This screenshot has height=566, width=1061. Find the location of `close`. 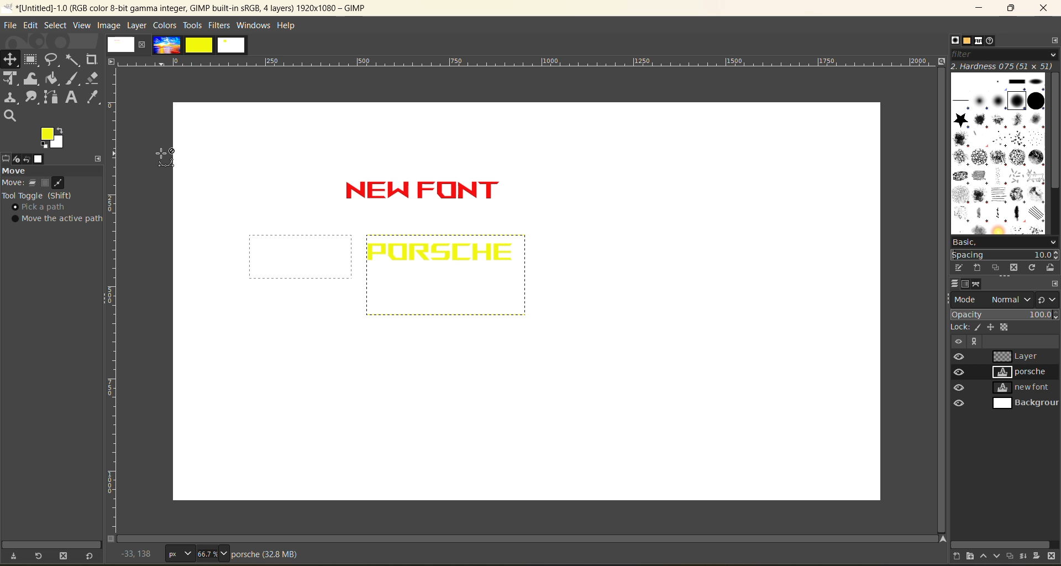

close is located at coordinates (141, 44).